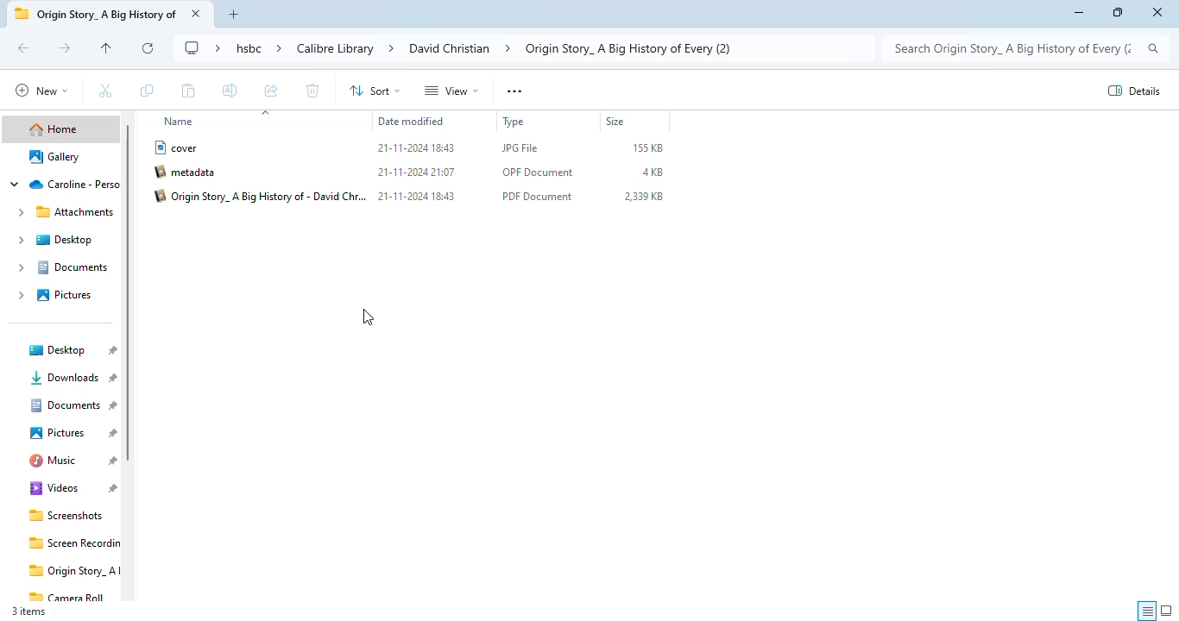  Describe the element at coordinates (1133, 90) in the screenshot. I see `details` at that location.